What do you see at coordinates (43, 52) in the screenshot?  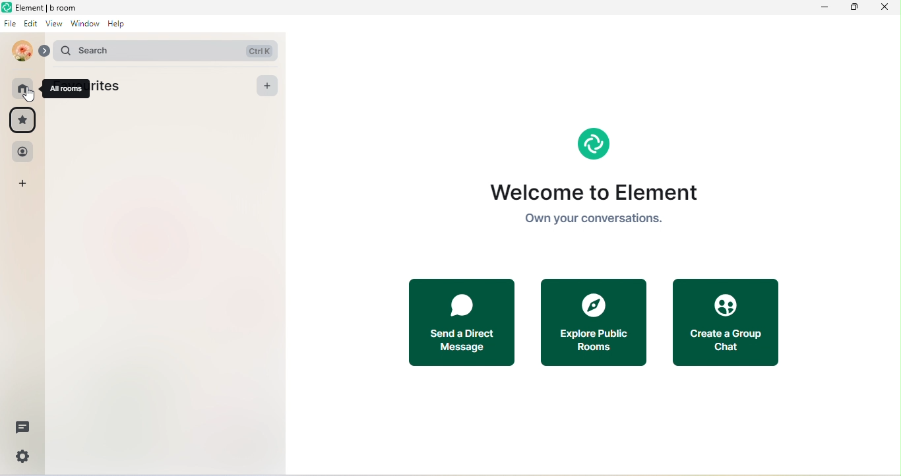 I see `expand` at bounding box center [43, 52].